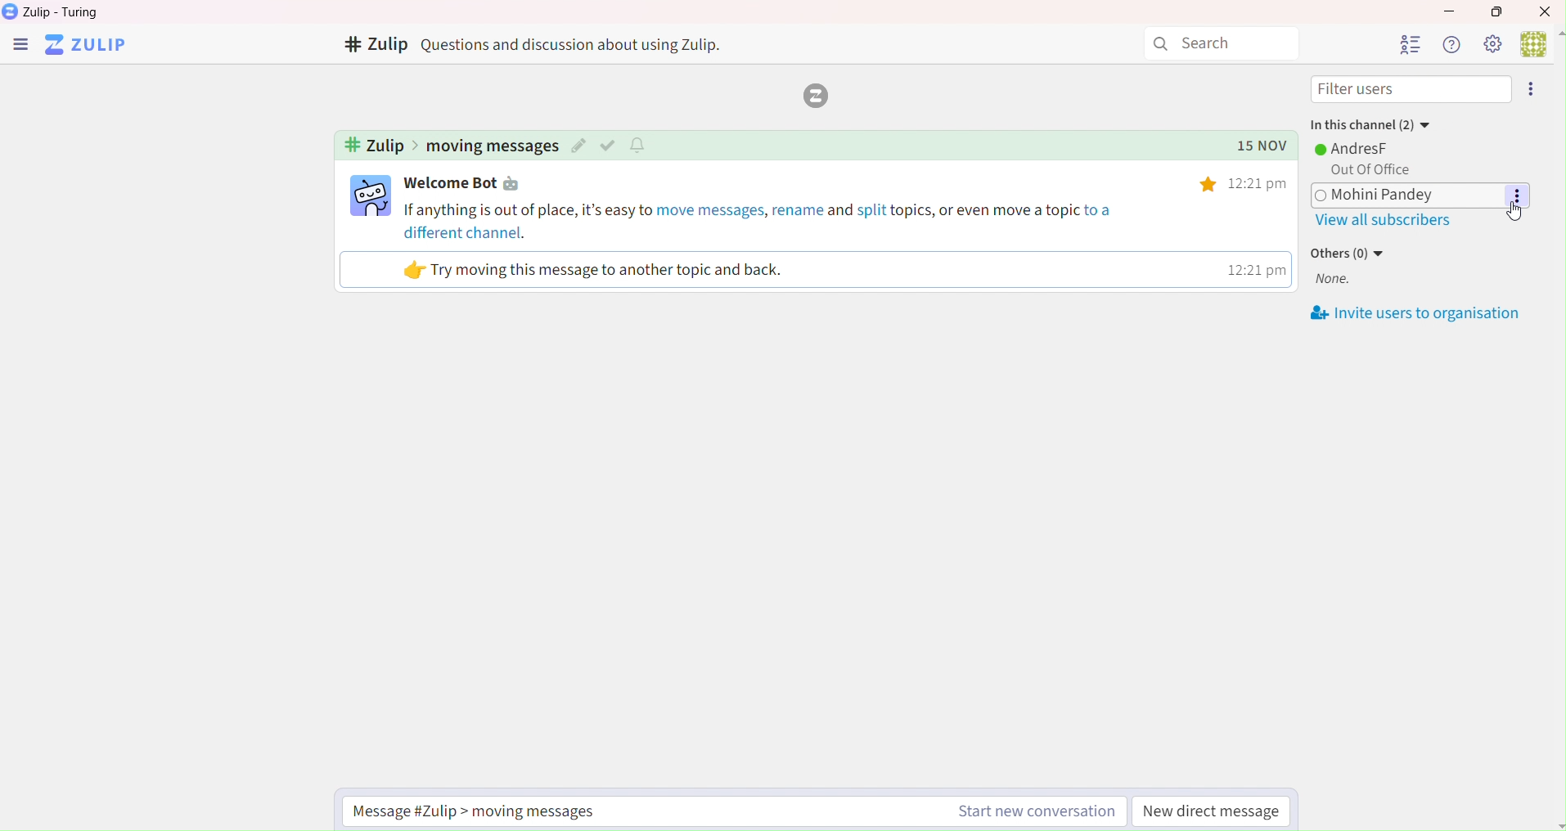  I want to click on moving messages, so click(492, 146).